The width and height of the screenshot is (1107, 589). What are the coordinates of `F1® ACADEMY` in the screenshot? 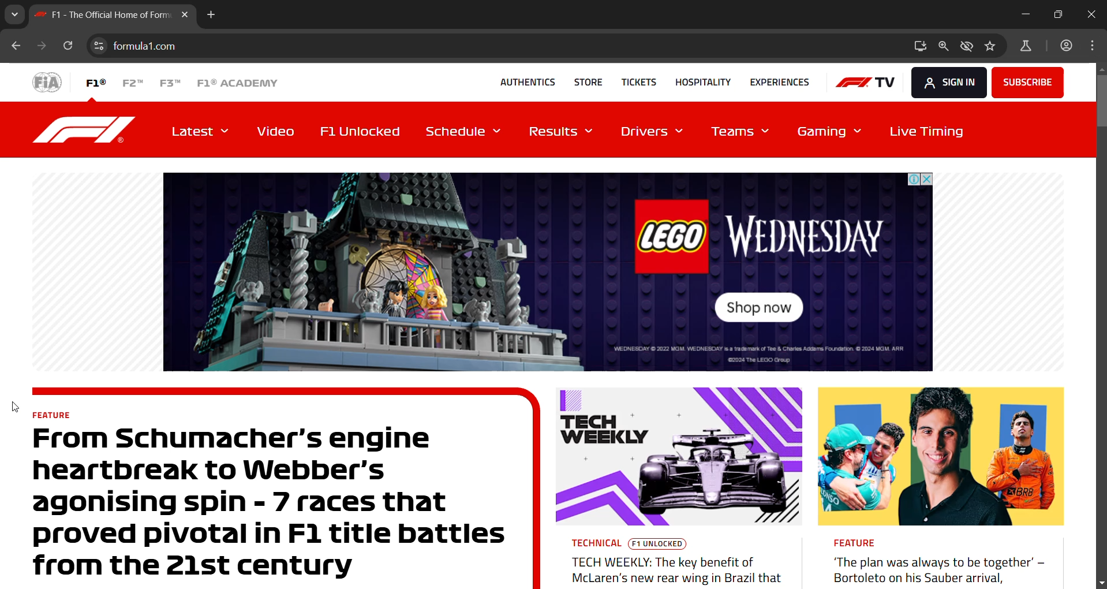 It's located at (235, 83).